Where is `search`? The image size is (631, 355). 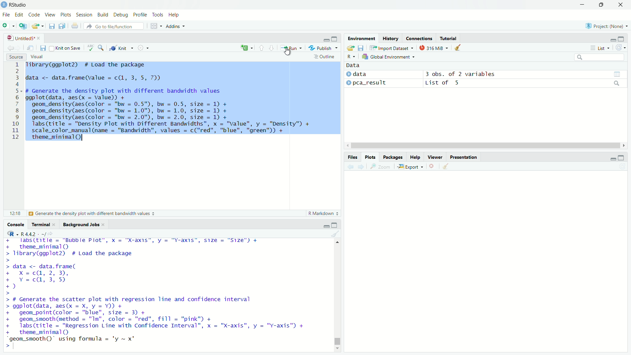 search is located at coordinates (617, 83).